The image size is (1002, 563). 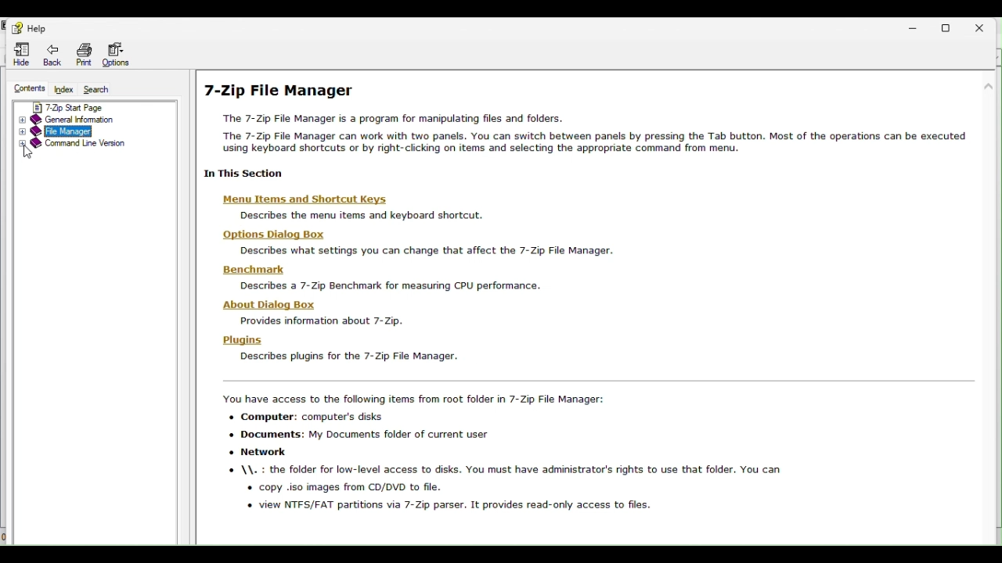 What do you see at coordinates (351, 357) in the screenshot?
I see `Describes plugins for the 7-Zip File Manager.` at bounding box center [351, 357].